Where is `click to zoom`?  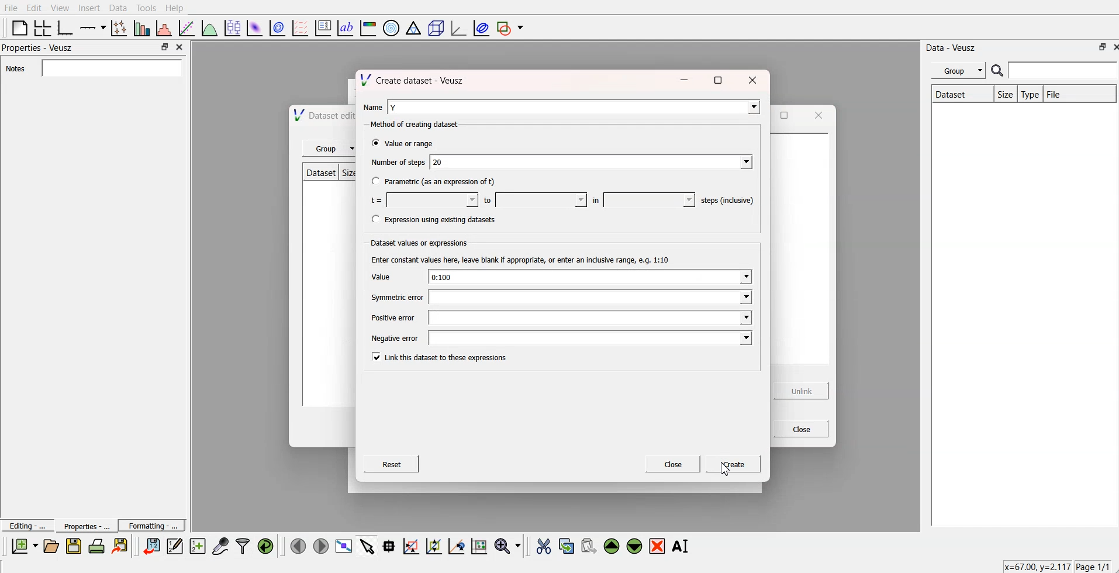
click to zoom is located at coordinates (436, 545).